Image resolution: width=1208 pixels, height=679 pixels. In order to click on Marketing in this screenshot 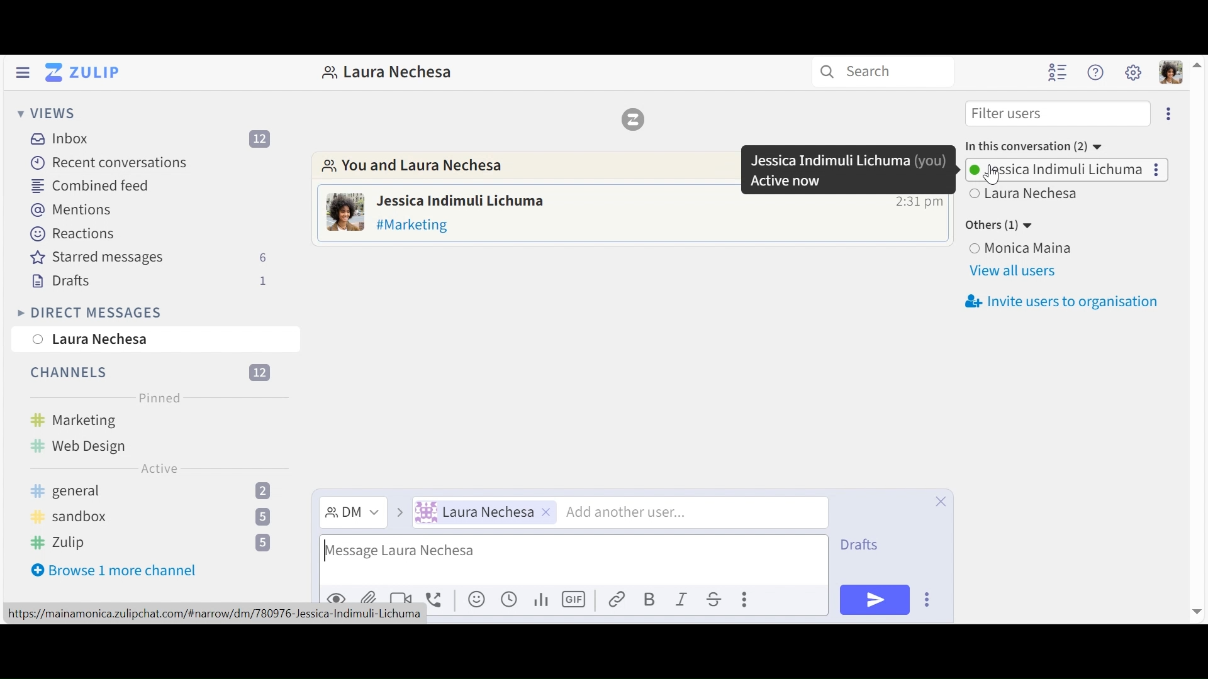, I will do `click(96, 420)`.